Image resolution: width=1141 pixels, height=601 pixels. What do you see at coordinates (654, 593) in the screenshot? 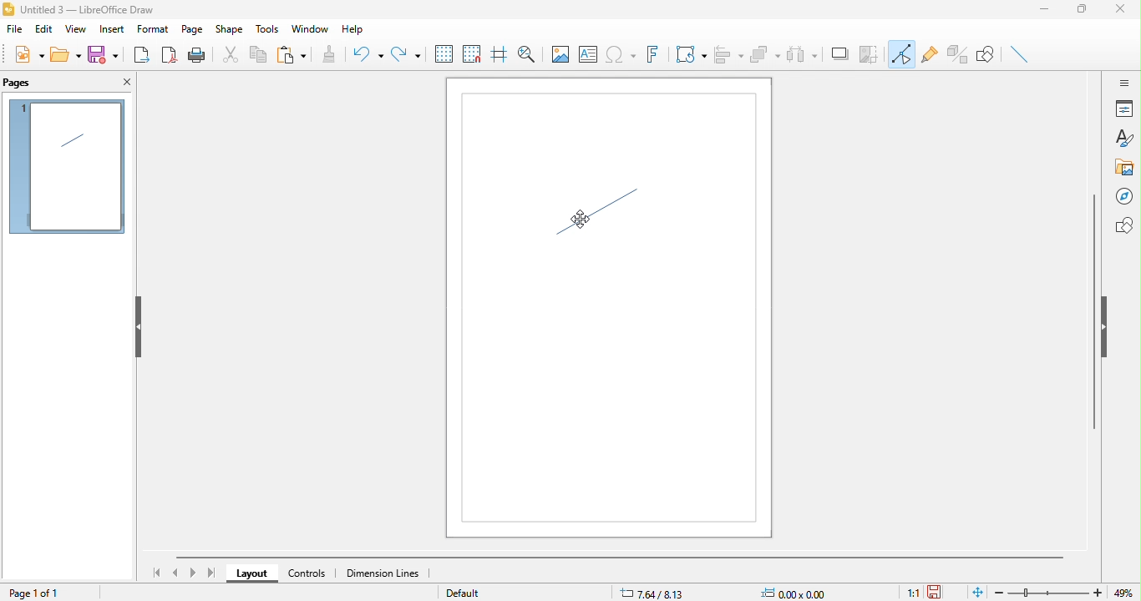
I see `7.64/8.13` at bounding box center [654, 593].